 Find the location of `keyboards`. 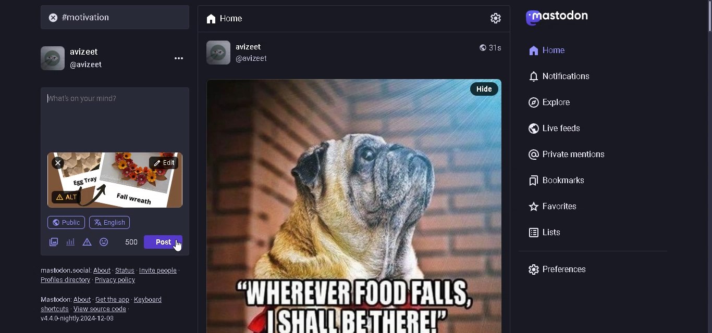

keyboards is located at coordinates (152, 298).